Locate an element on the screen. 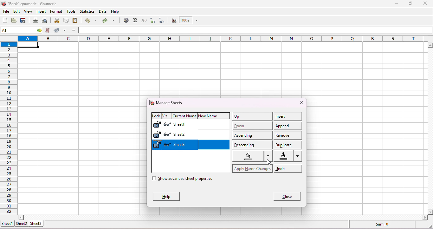  sheet 2 is located at coordinates (201, 134).